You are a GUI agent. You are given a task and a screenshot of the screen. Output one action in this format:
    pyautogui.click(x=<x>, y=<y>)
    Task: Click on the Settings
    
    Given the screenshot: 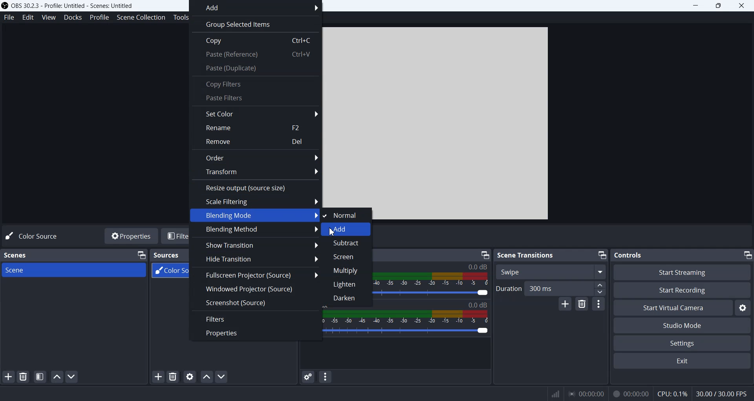 What is the action you would take?
    pyautogui.click(x=744, y=307)
    